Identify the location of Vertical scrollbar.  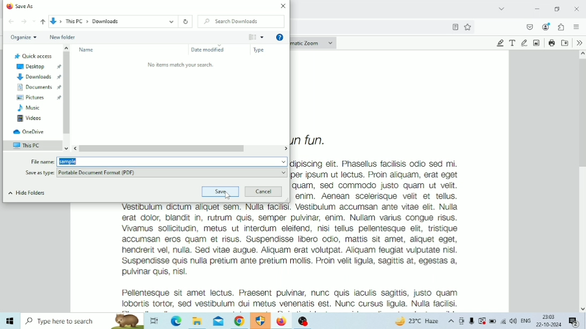
(582, 114).